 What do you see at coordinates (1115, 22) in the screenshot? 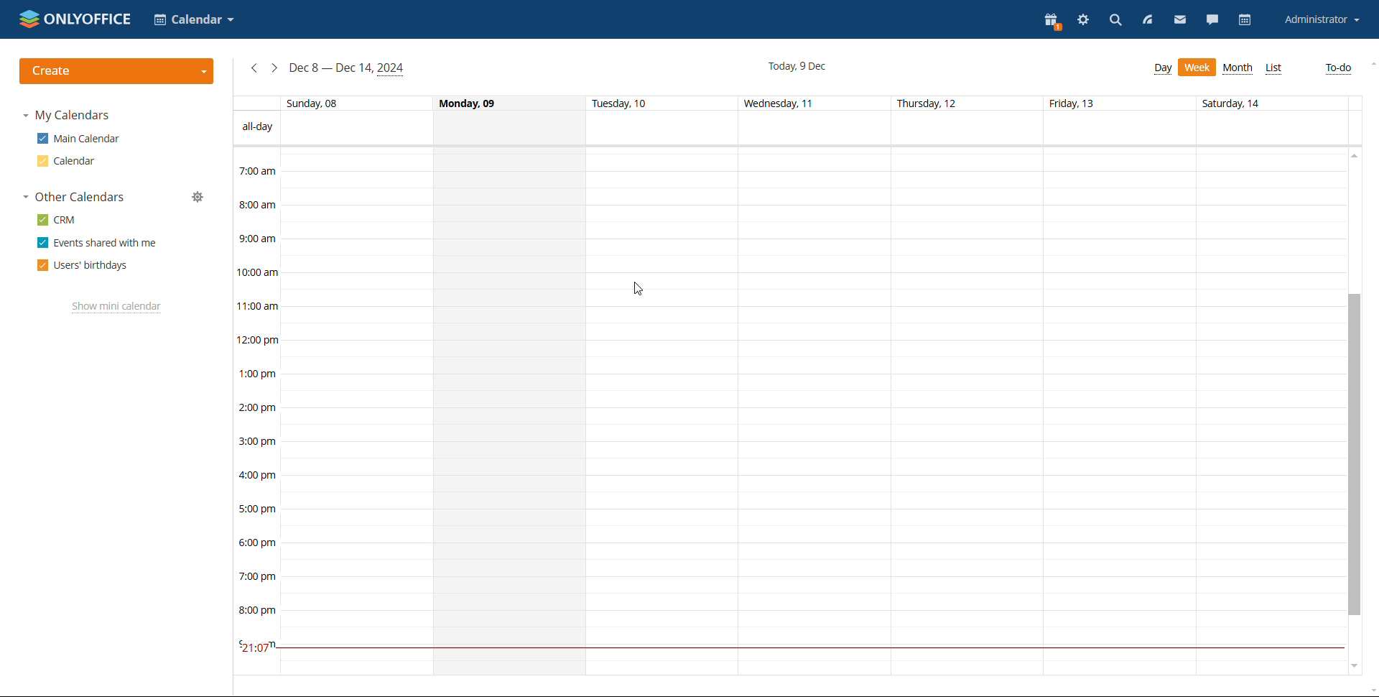
I see `search` at bounding box center [1115, 22].